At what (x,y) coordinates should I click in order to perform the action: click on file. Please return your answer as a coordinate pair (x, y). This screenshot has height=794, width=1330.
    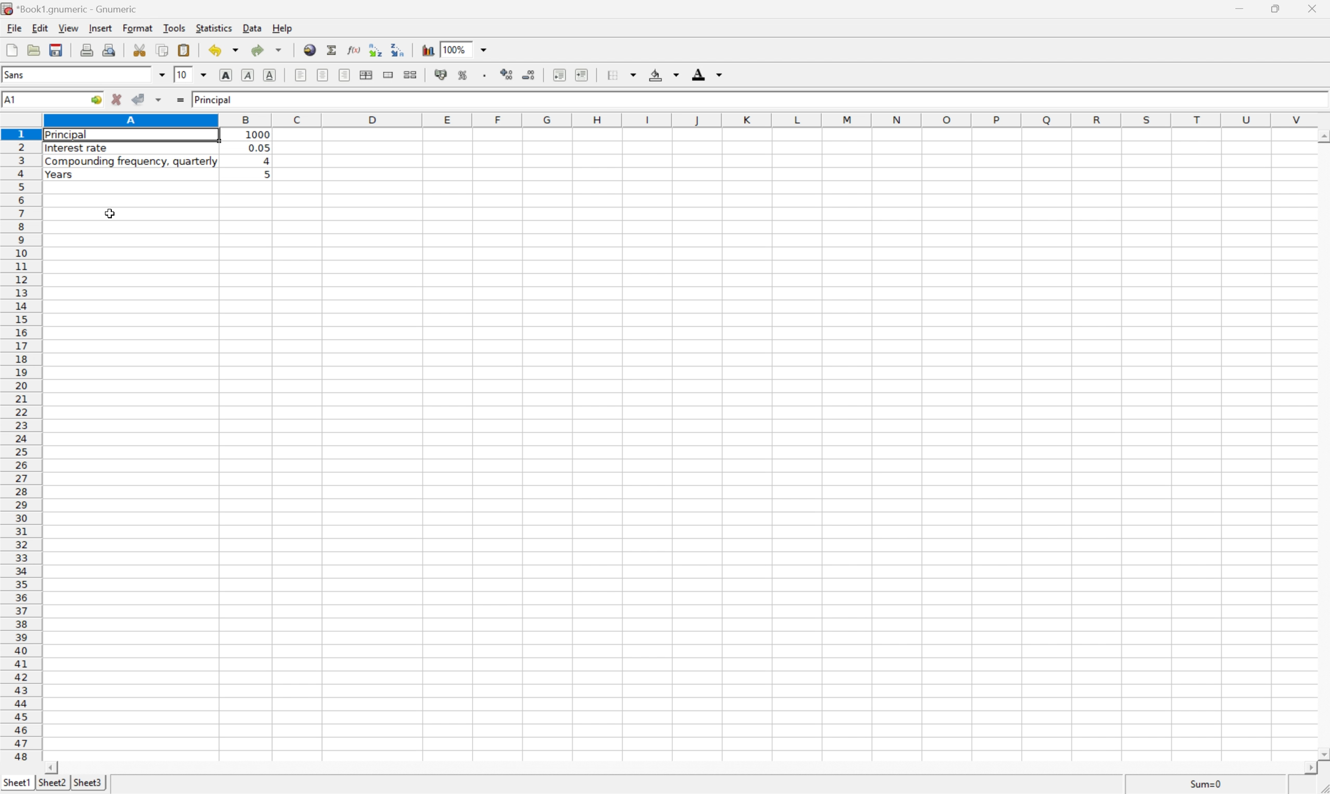
    Looking at the image, I should click on (12, 27).